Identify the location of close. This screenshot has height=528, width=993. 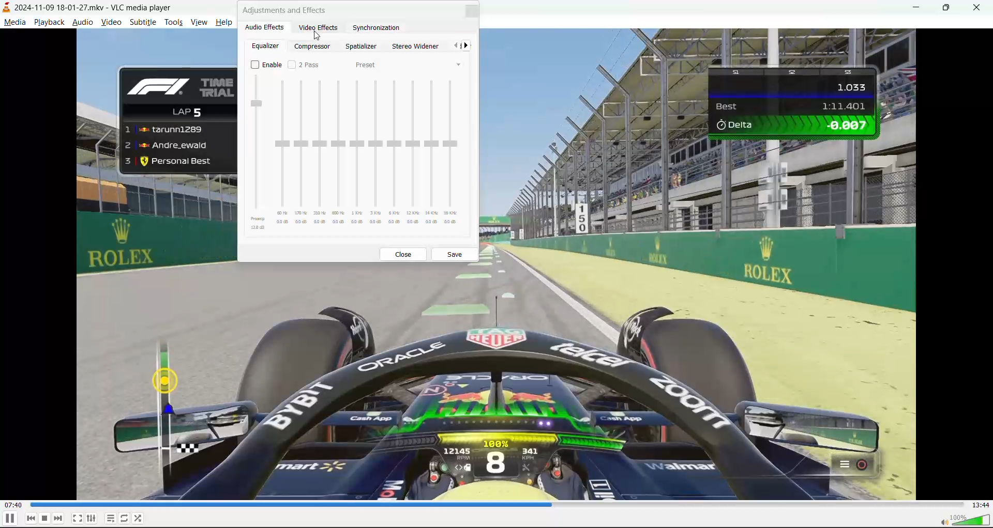
(405, 255).